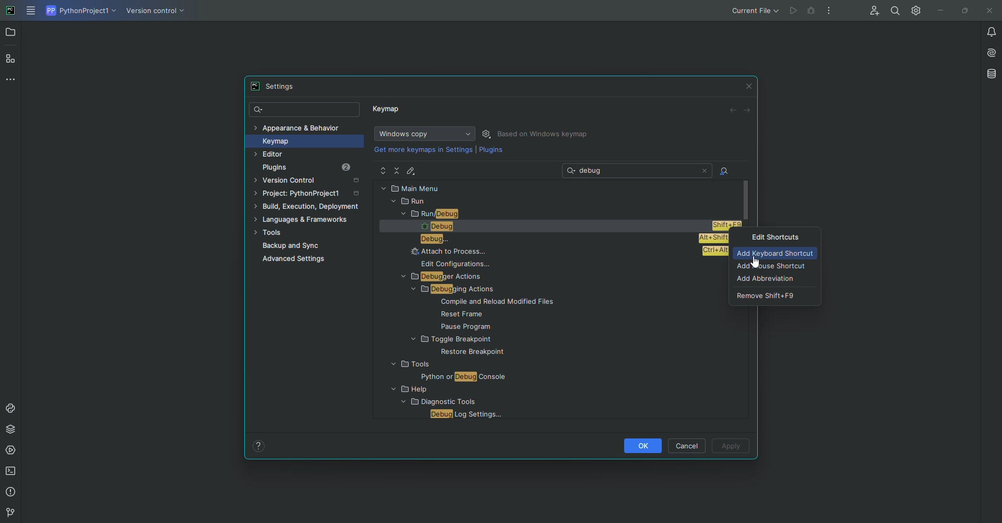  Describe the element at coordinates (831, 13) in the screenshot. I see `More Options` at that location.